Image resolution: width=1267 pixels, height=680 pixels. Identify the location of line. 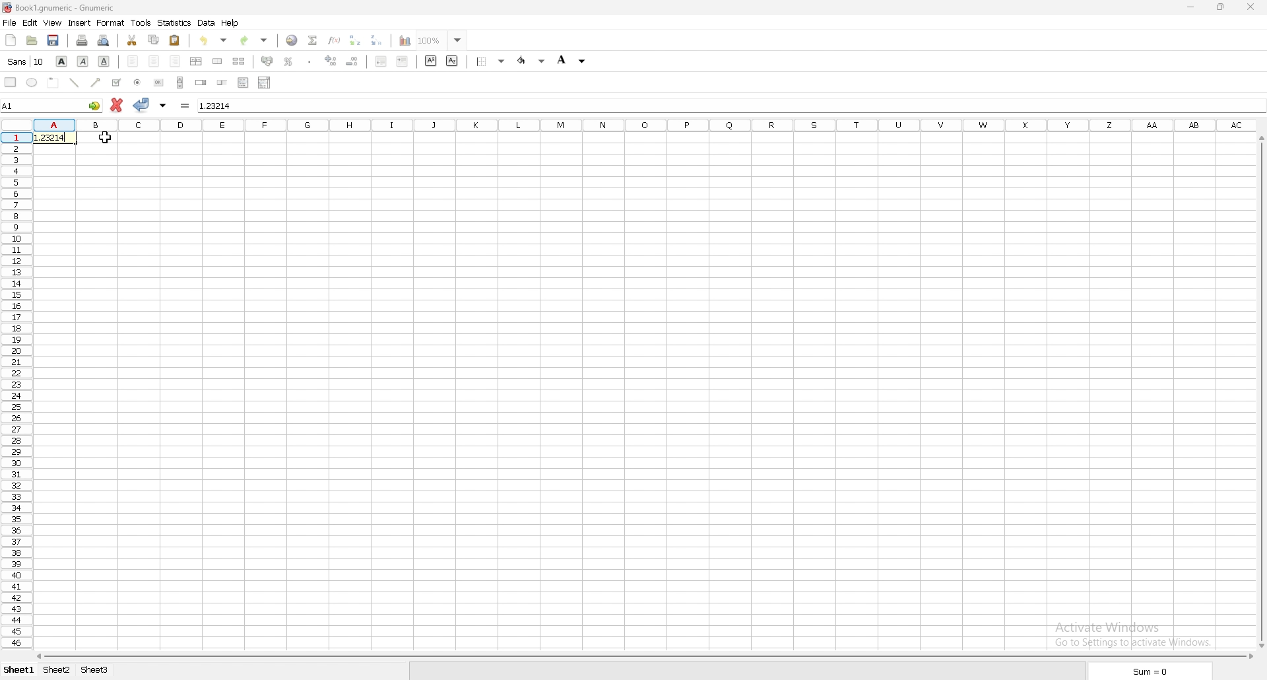
(74, 82).